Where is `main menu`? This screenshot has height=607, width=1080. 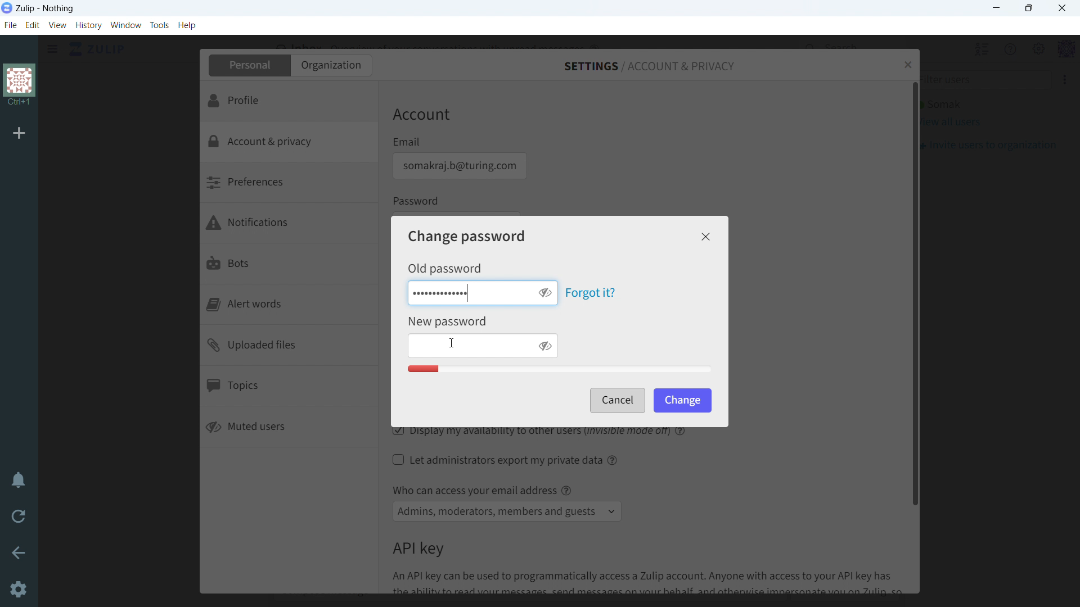
main menu is located at coordinates (1037, 49).